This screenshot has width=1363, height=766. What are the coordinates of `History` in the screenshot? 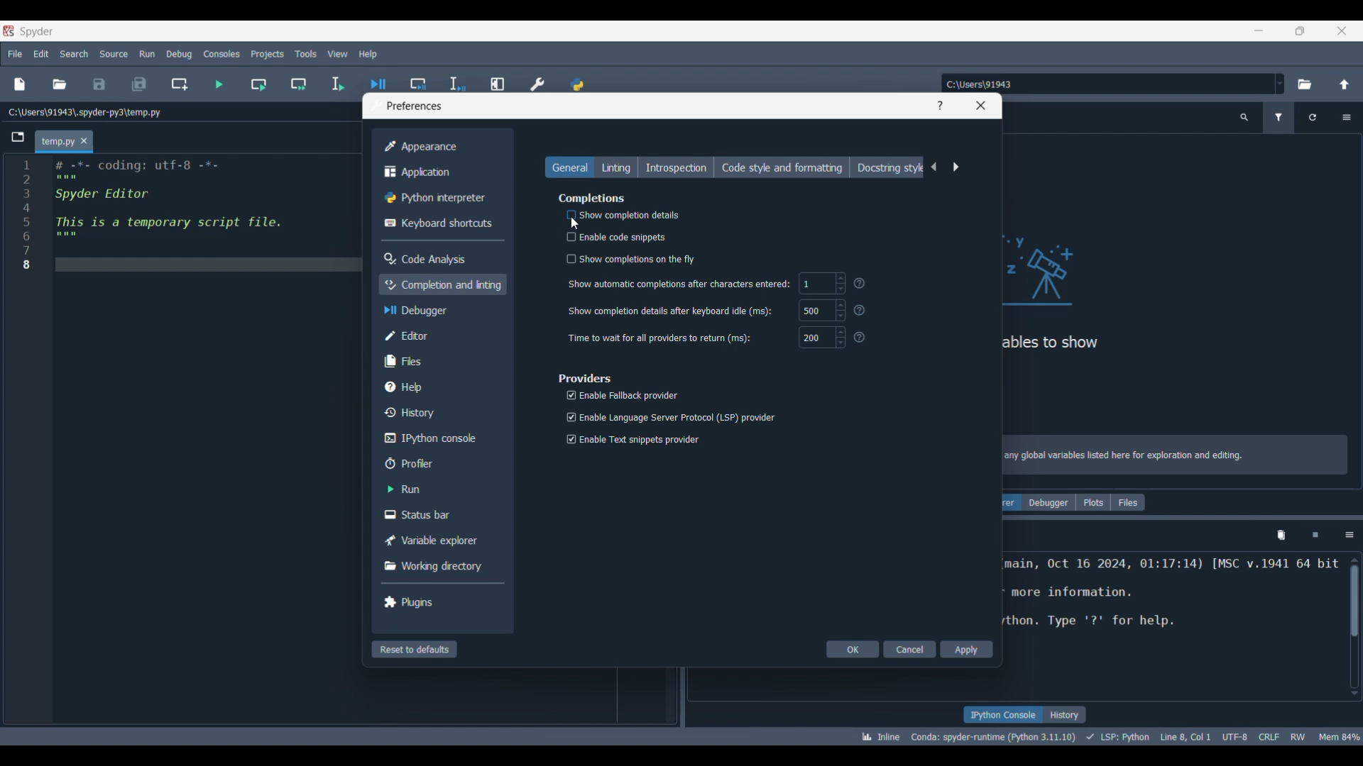 It's located at (1065, 714).